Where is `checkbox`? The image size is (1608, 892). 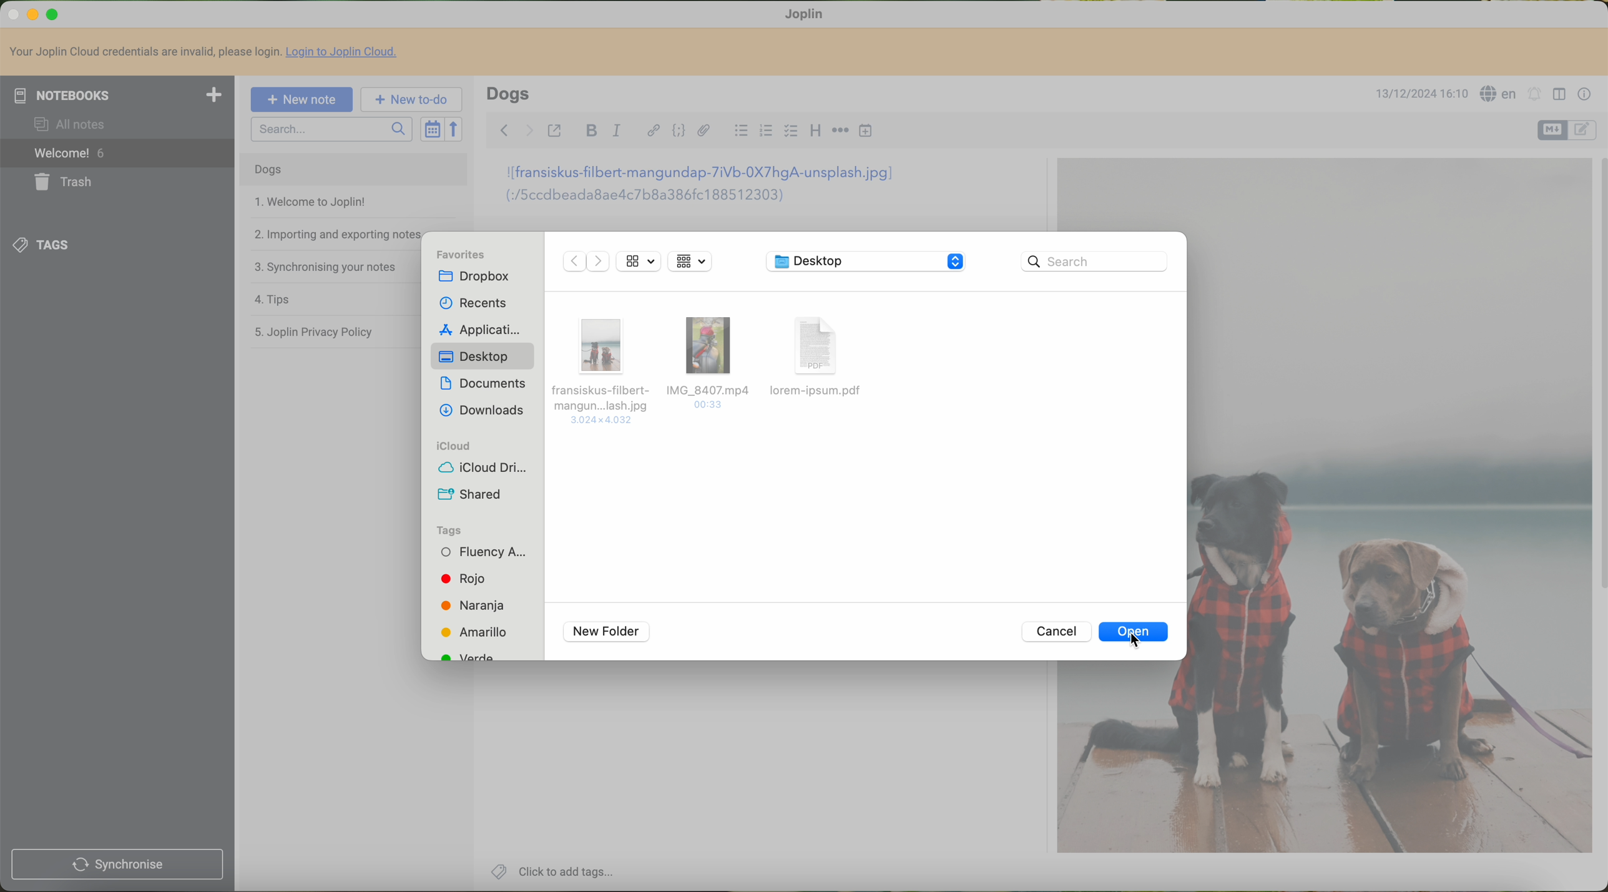 checkbox is located at coordinates (792, 133).